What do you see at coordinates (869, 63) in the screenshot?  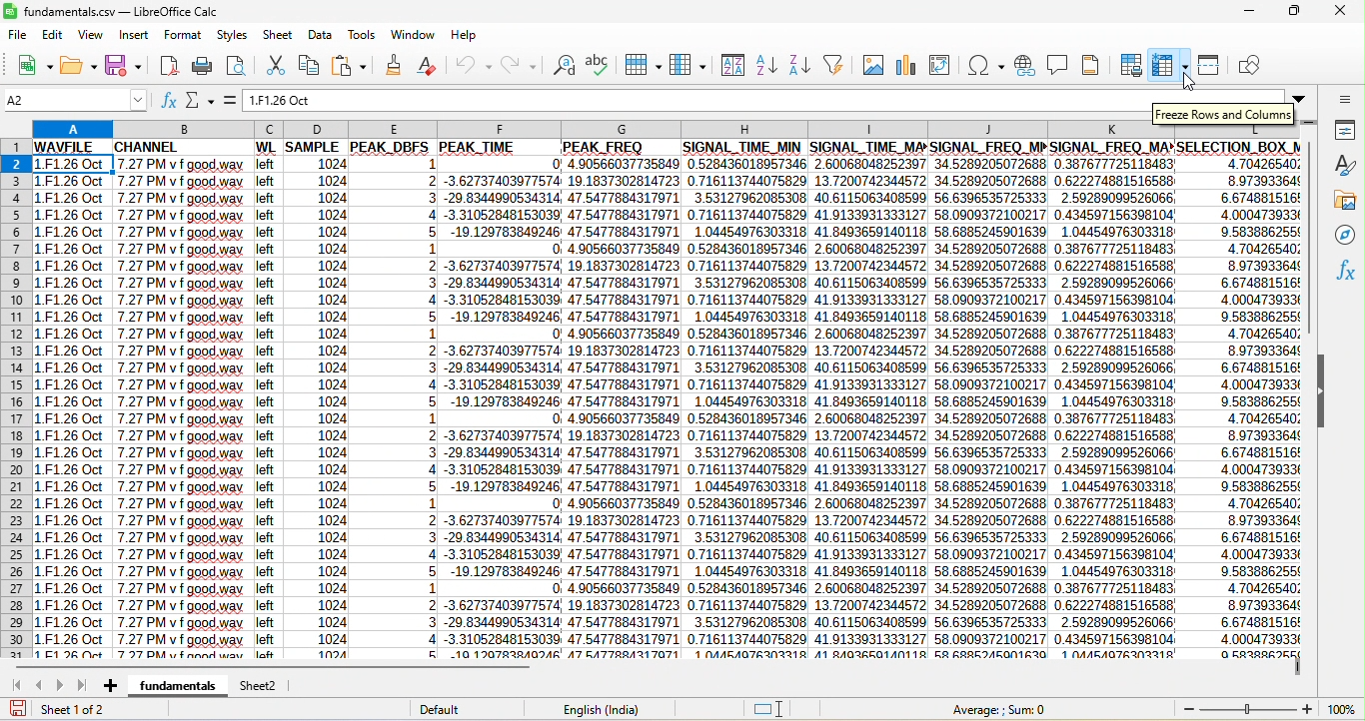 I see `image` at bounding box center [869, 63].